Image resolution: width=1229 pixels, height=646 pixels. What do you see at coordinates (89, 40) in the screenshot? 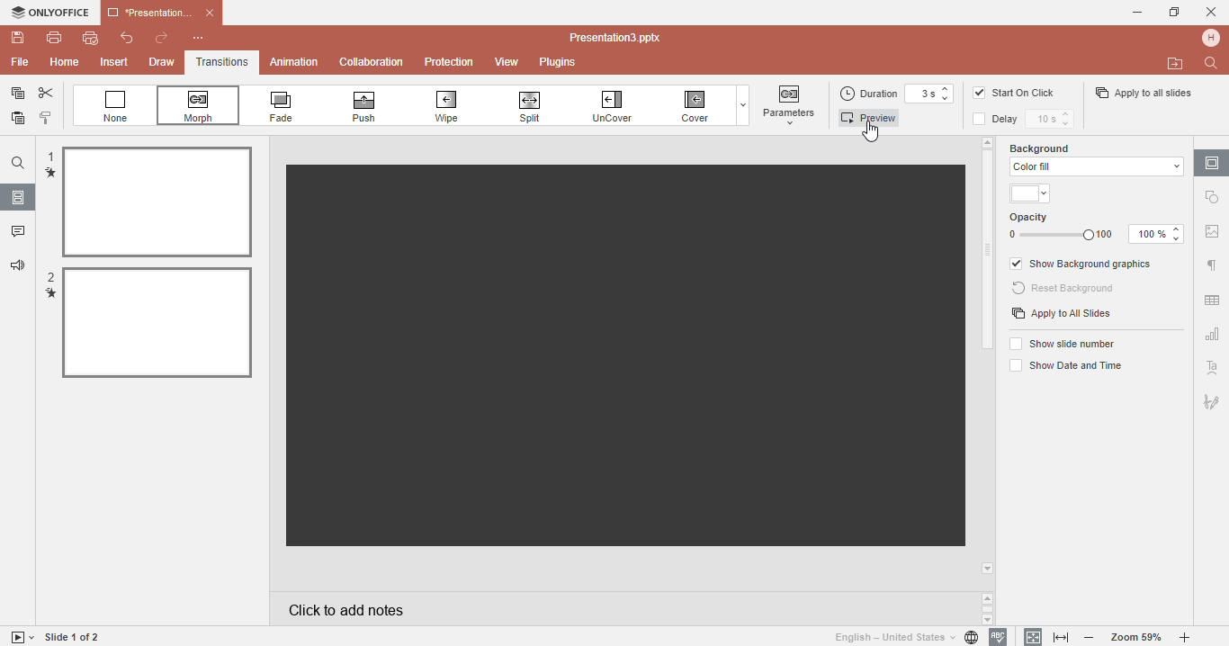
I see `Quick print` at bounding box center [89, 40].